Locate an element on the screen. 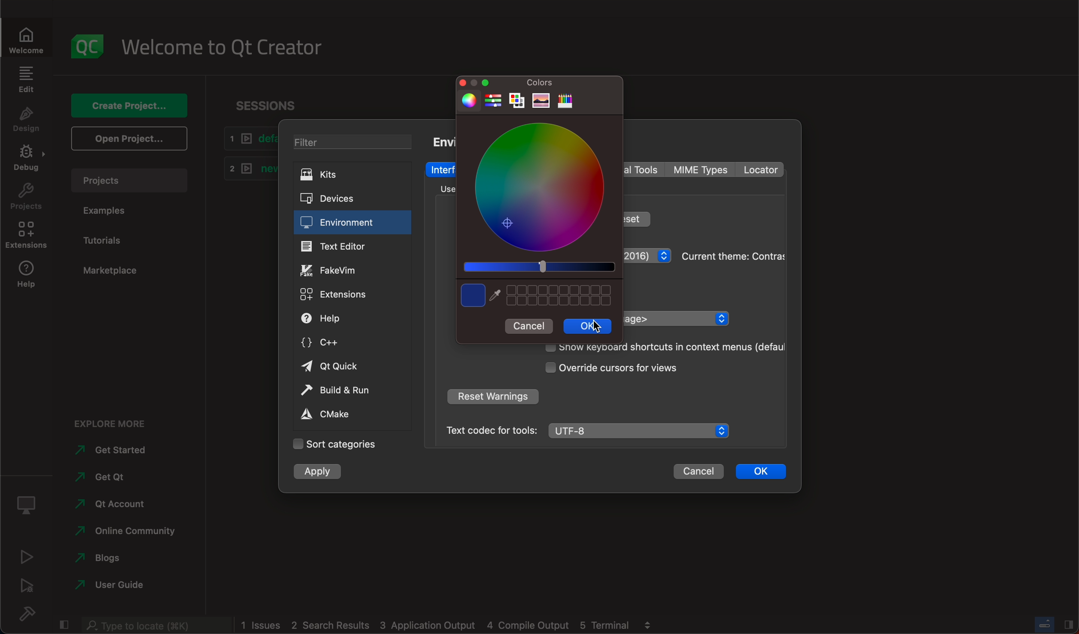 The image size is (1079, 634). close is located at coordinates (458, 82).